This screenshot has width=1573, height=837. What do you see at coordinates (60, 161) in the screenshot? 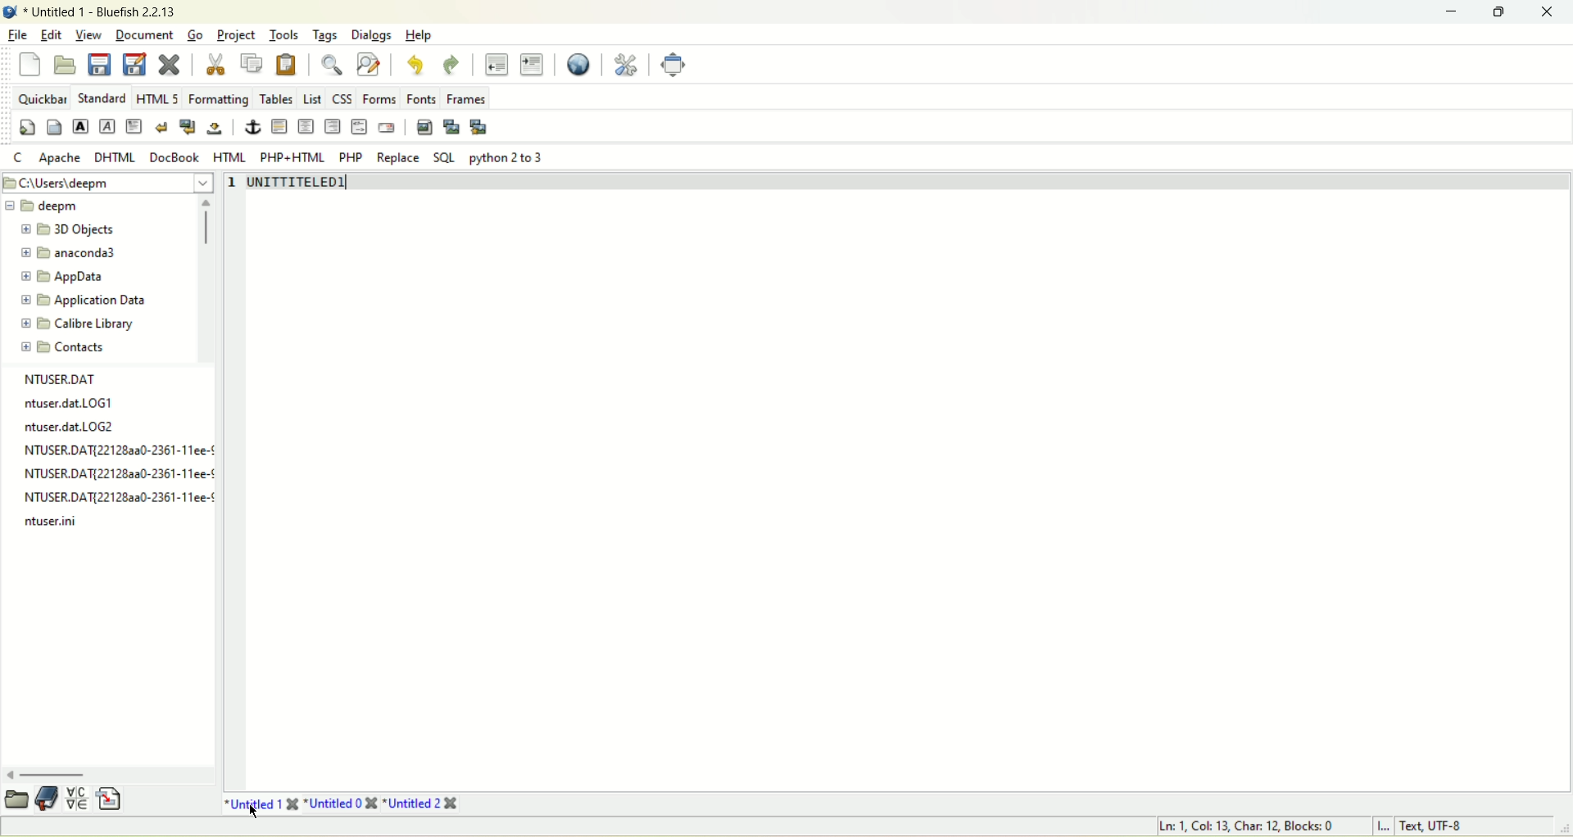
I see `Apache` at bounding box center [60, 161].